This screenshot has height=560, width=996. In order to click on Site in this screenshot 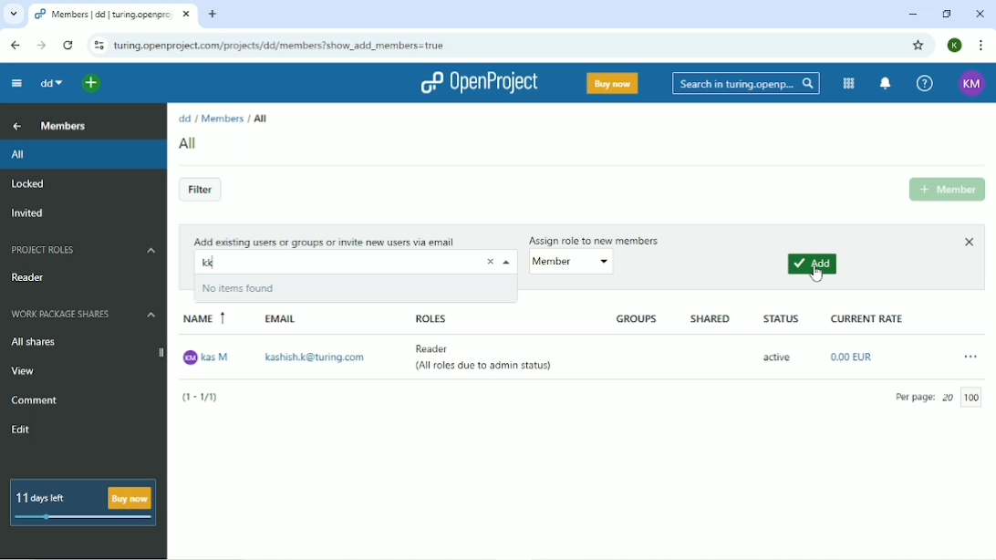, I will do `click(279, 46)`.